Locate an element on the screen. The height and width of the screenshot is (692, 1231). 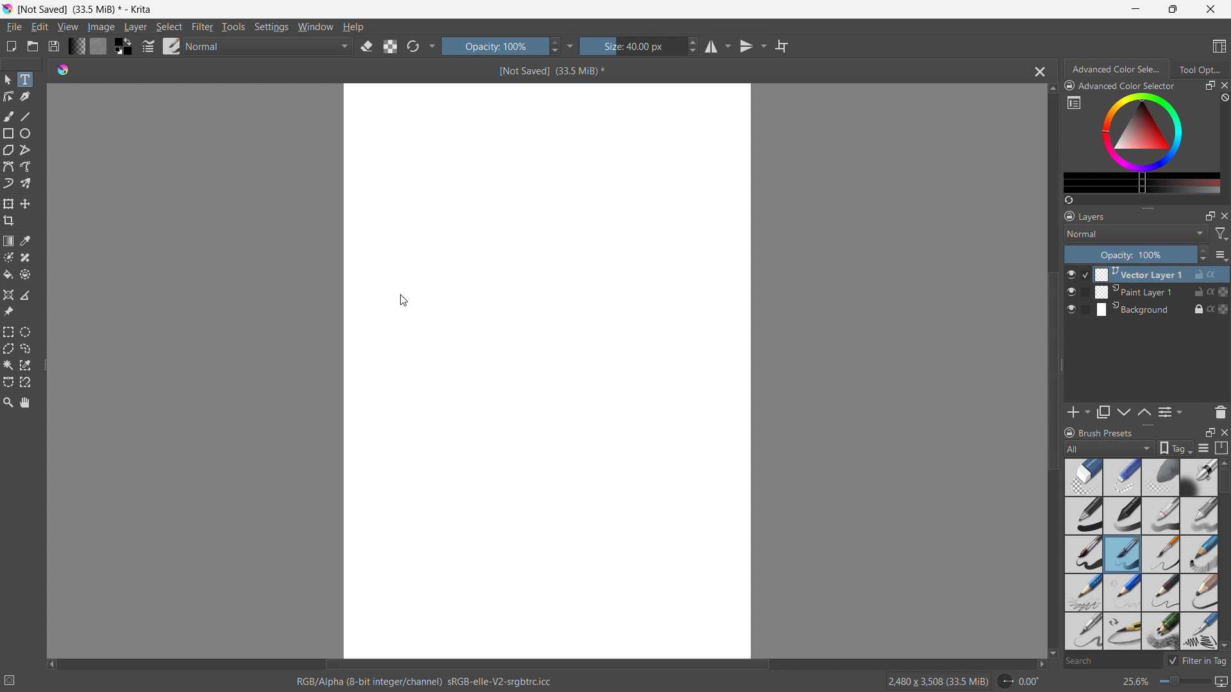
RGB/ Alpha (8- bit integer/ channel) is located at coordinates (424, 683).